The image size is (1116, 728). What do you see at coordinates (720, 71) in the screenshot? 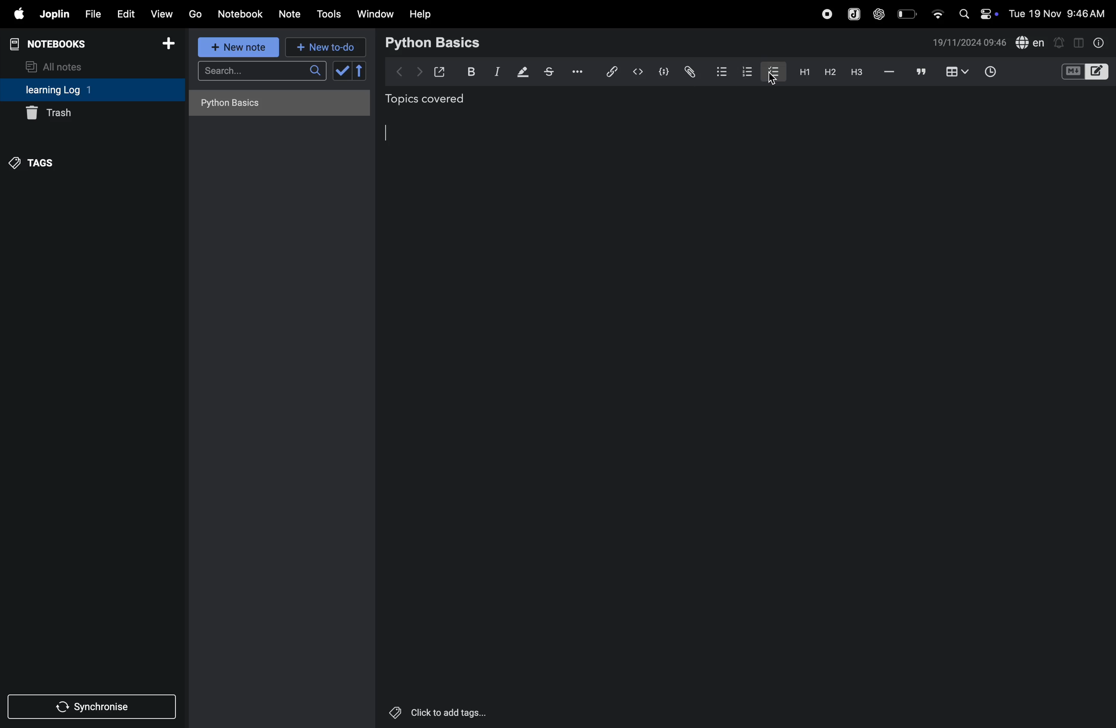
I see `bullet list` at bounding box center [720, 71].